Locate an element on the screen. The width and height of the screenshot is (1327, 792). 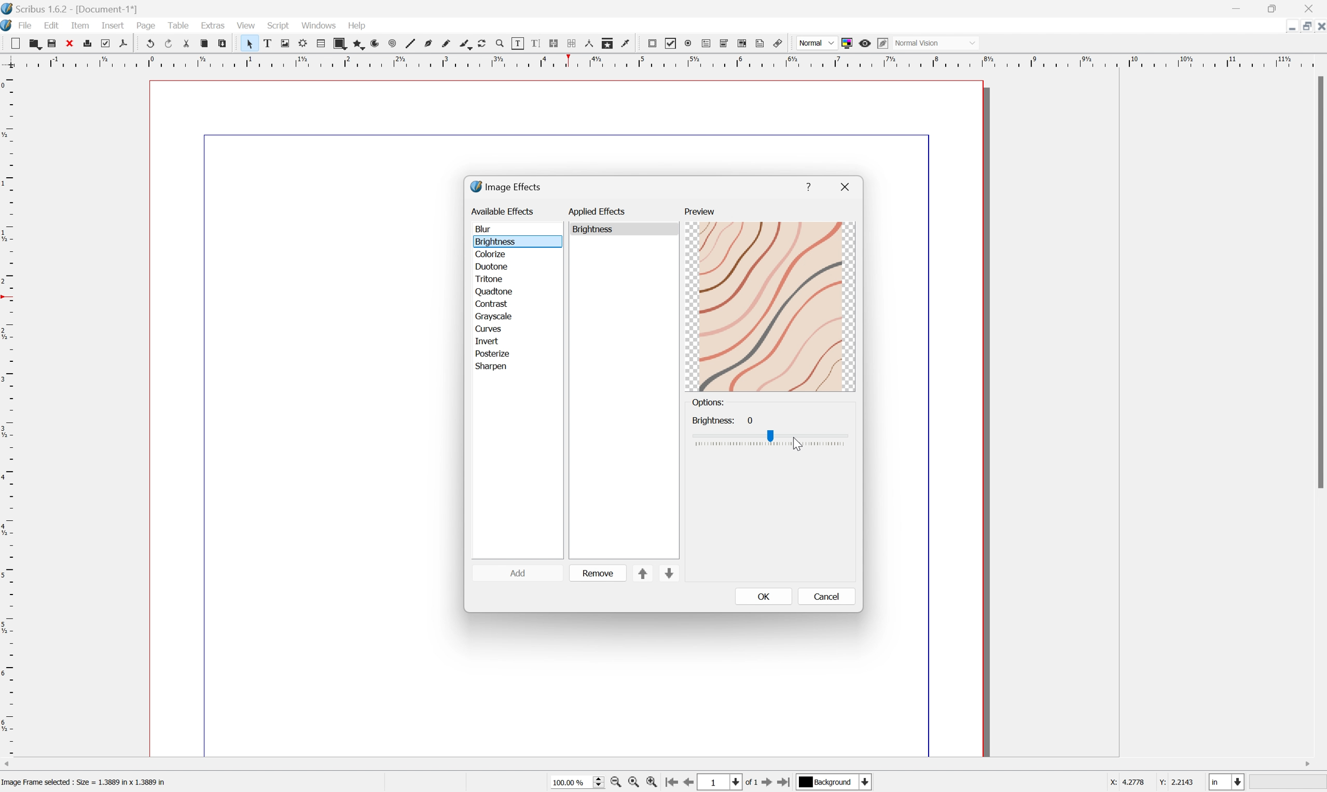
Scroll bar is located at coordinates (1318, 282).